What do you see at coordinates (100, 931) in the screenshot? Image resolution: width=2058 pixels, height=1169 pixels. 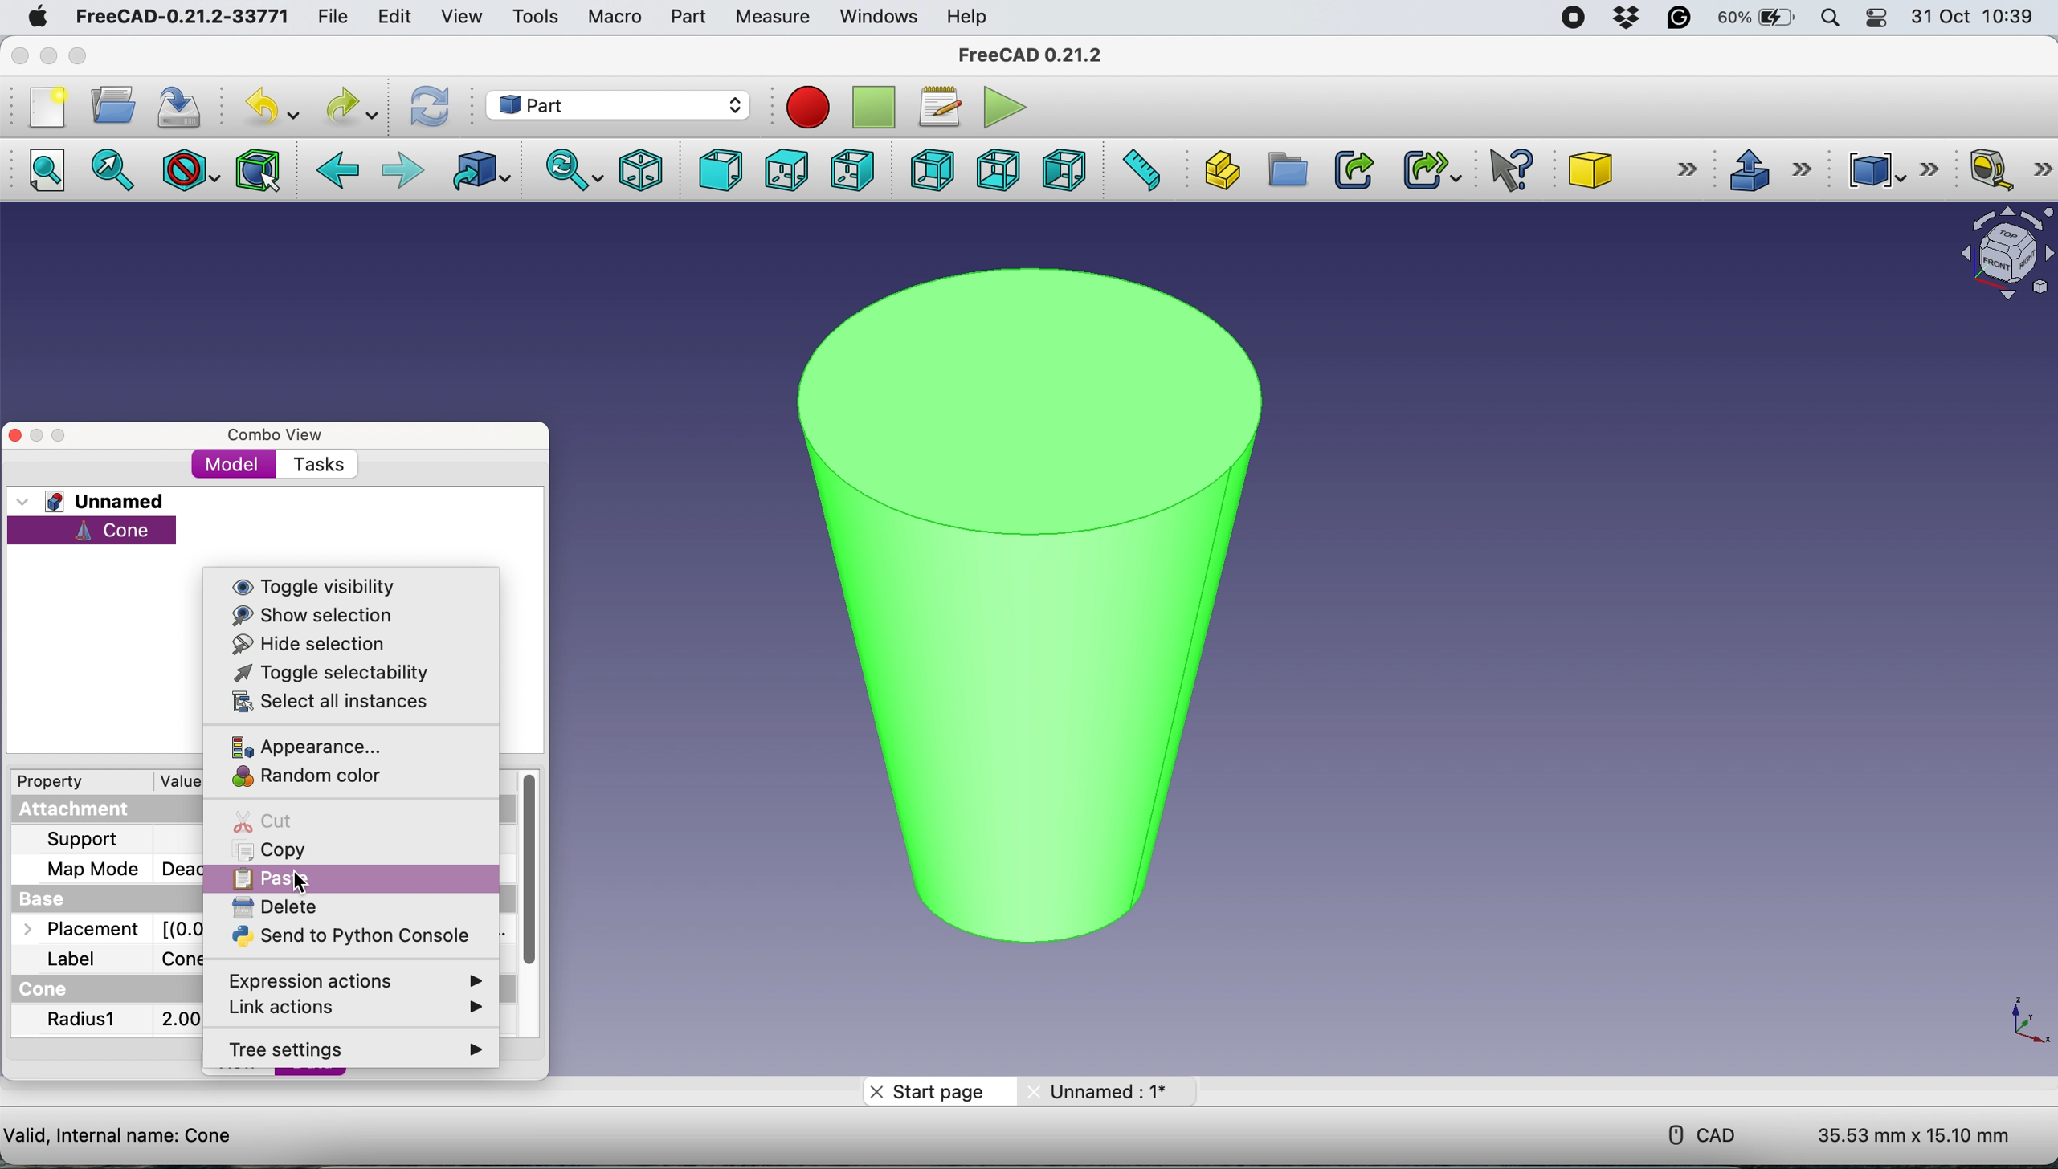 I see `placement` at bounding box center [100, 931].